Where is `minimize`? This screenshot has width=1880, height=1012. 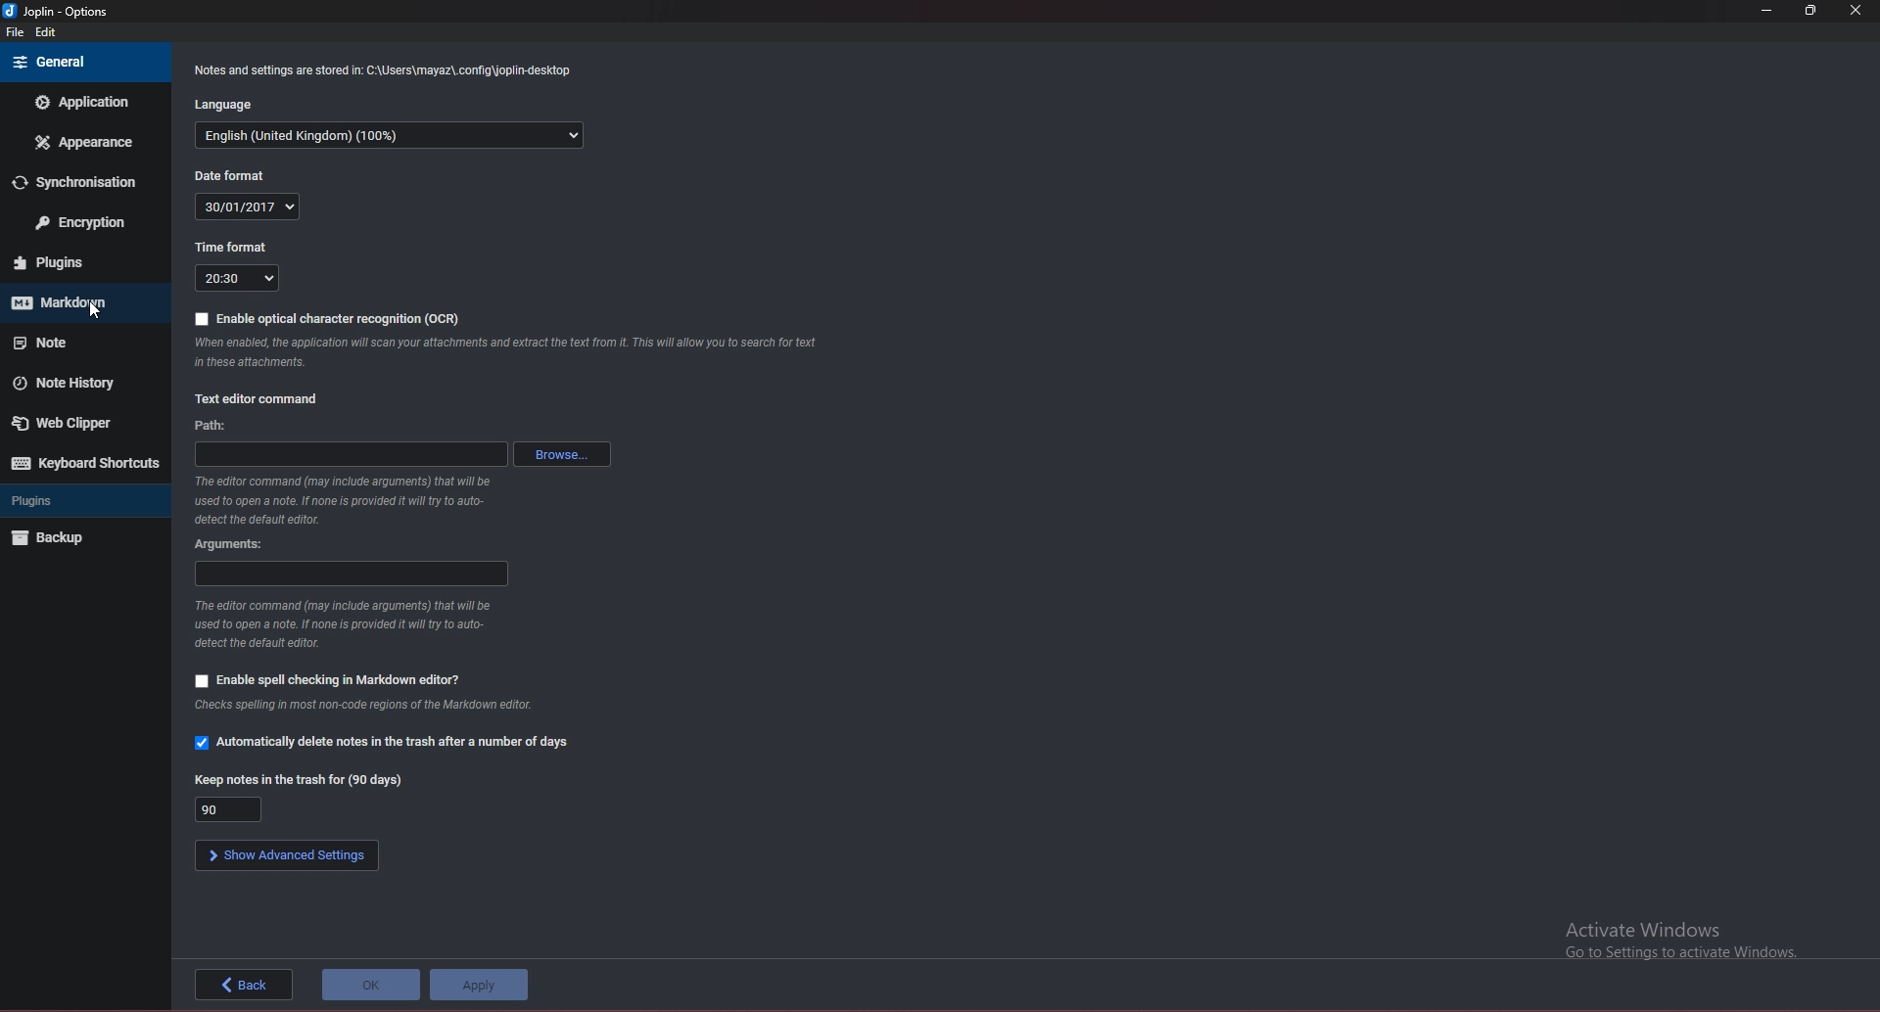
minimize is located at coordinates (1770, 11).